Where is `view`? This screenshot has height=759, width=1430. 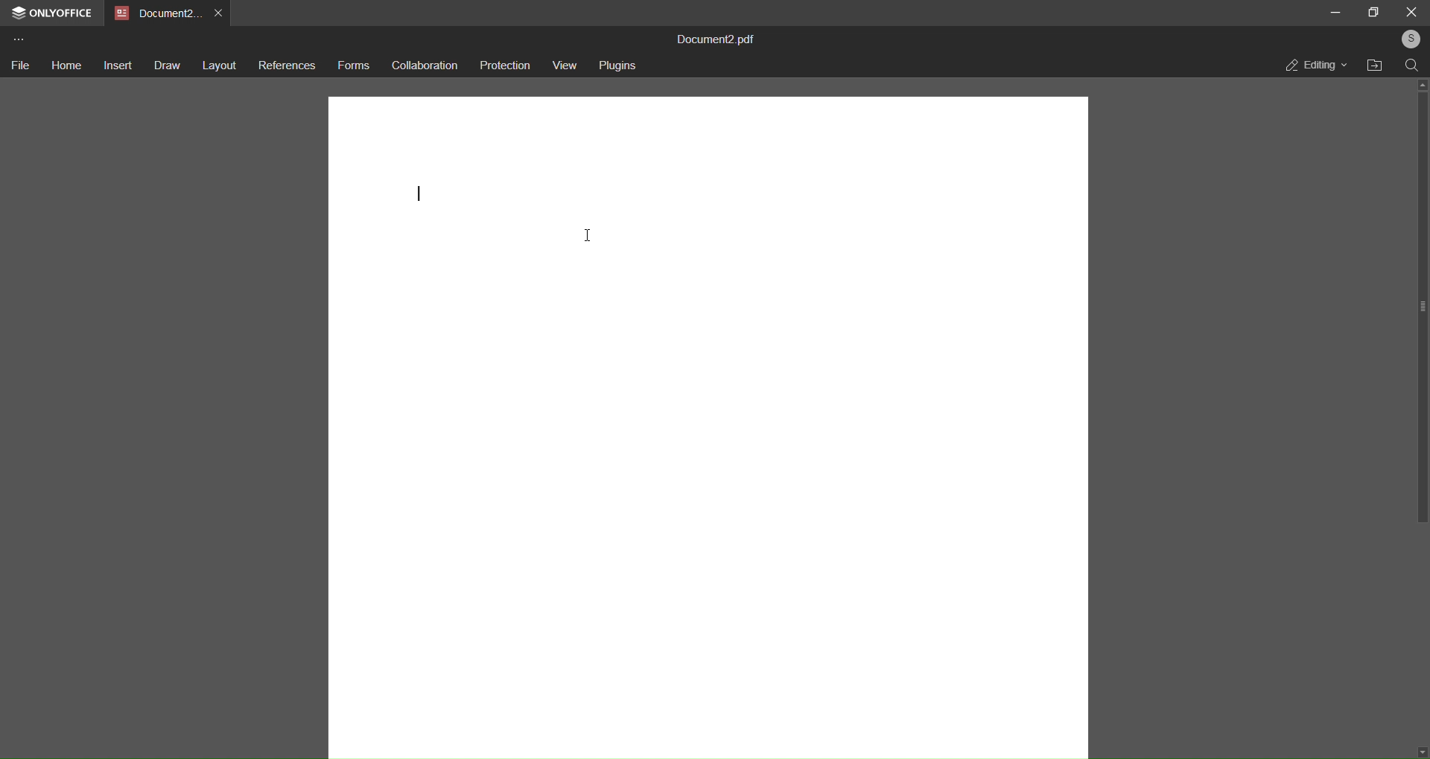
view is located at coordinates (565, 65).